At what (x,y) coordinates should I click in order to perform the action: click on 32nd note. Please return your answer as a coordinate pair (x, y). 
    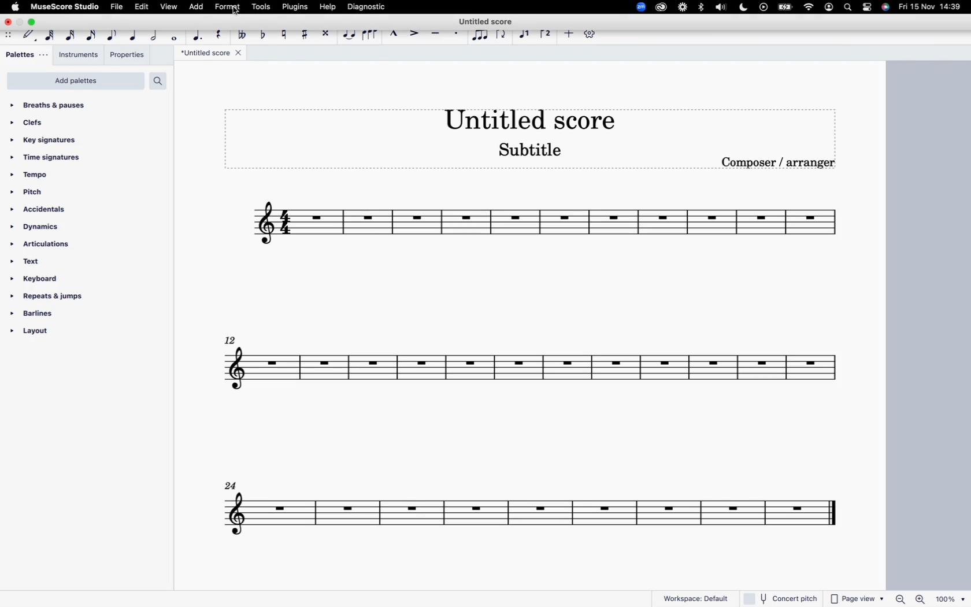
    Looking at the image, I should click on (71, 36).